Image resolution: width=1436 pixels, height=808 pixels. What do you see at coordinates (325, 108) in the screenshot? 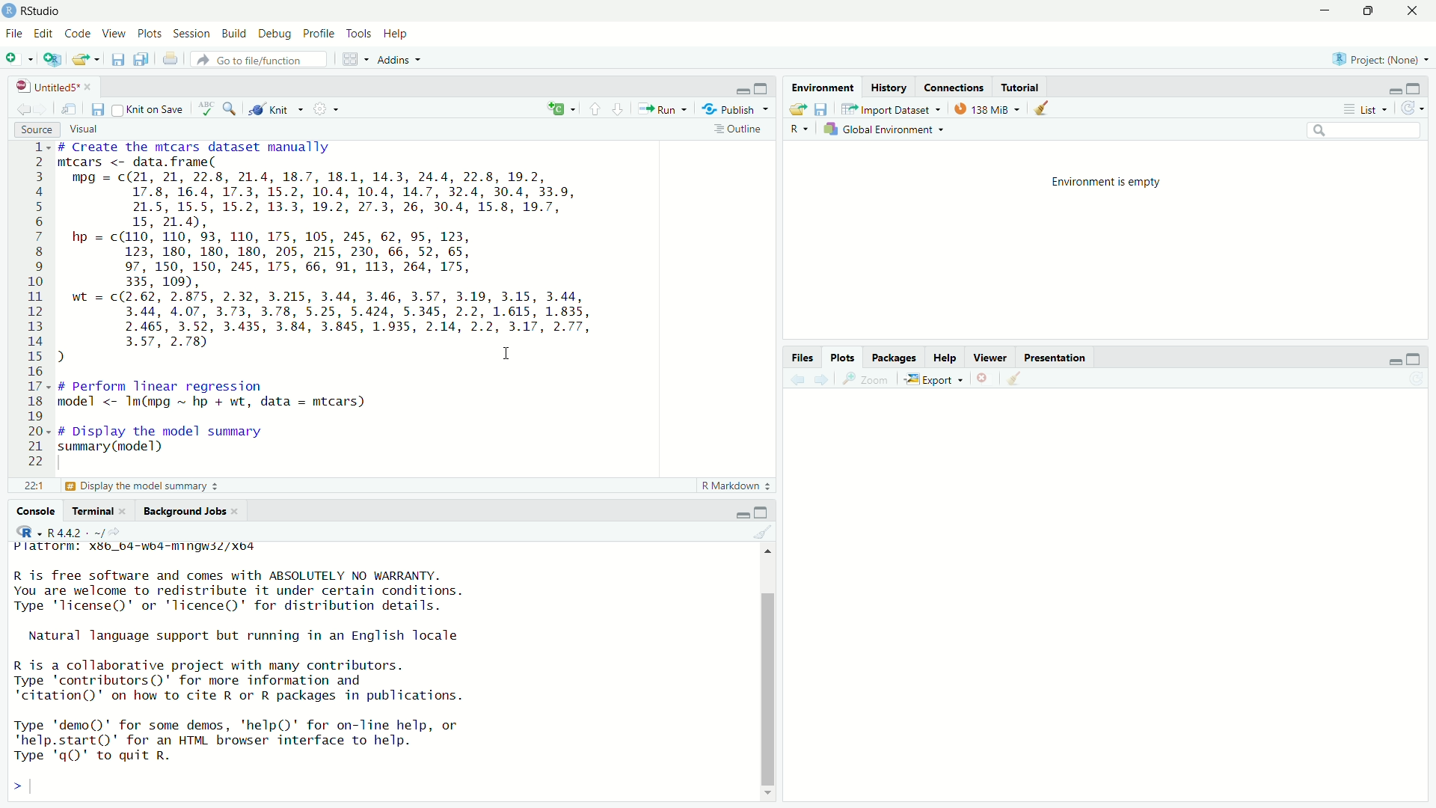
I see `settings` at bounding box center [325, 108].